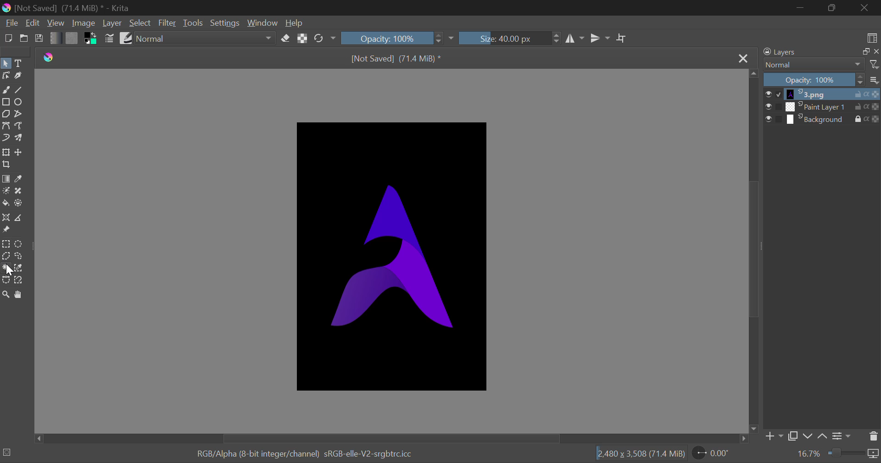 This screenshot has height=463, width=881. What do you see at coordinates (802, 8) in the screenshot?
I see `Restore Down` at bounding box center [802, 8].